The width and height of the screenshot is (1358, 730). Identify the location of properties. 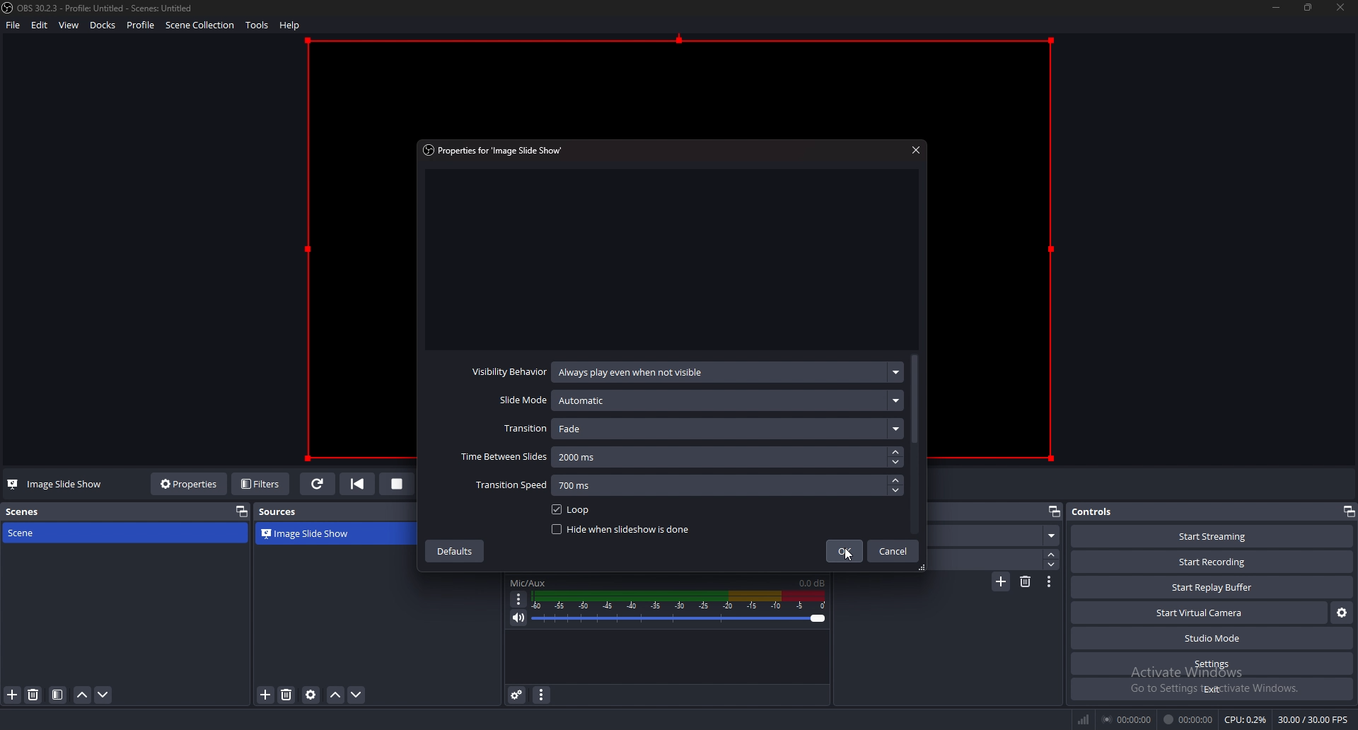
(190, 485).